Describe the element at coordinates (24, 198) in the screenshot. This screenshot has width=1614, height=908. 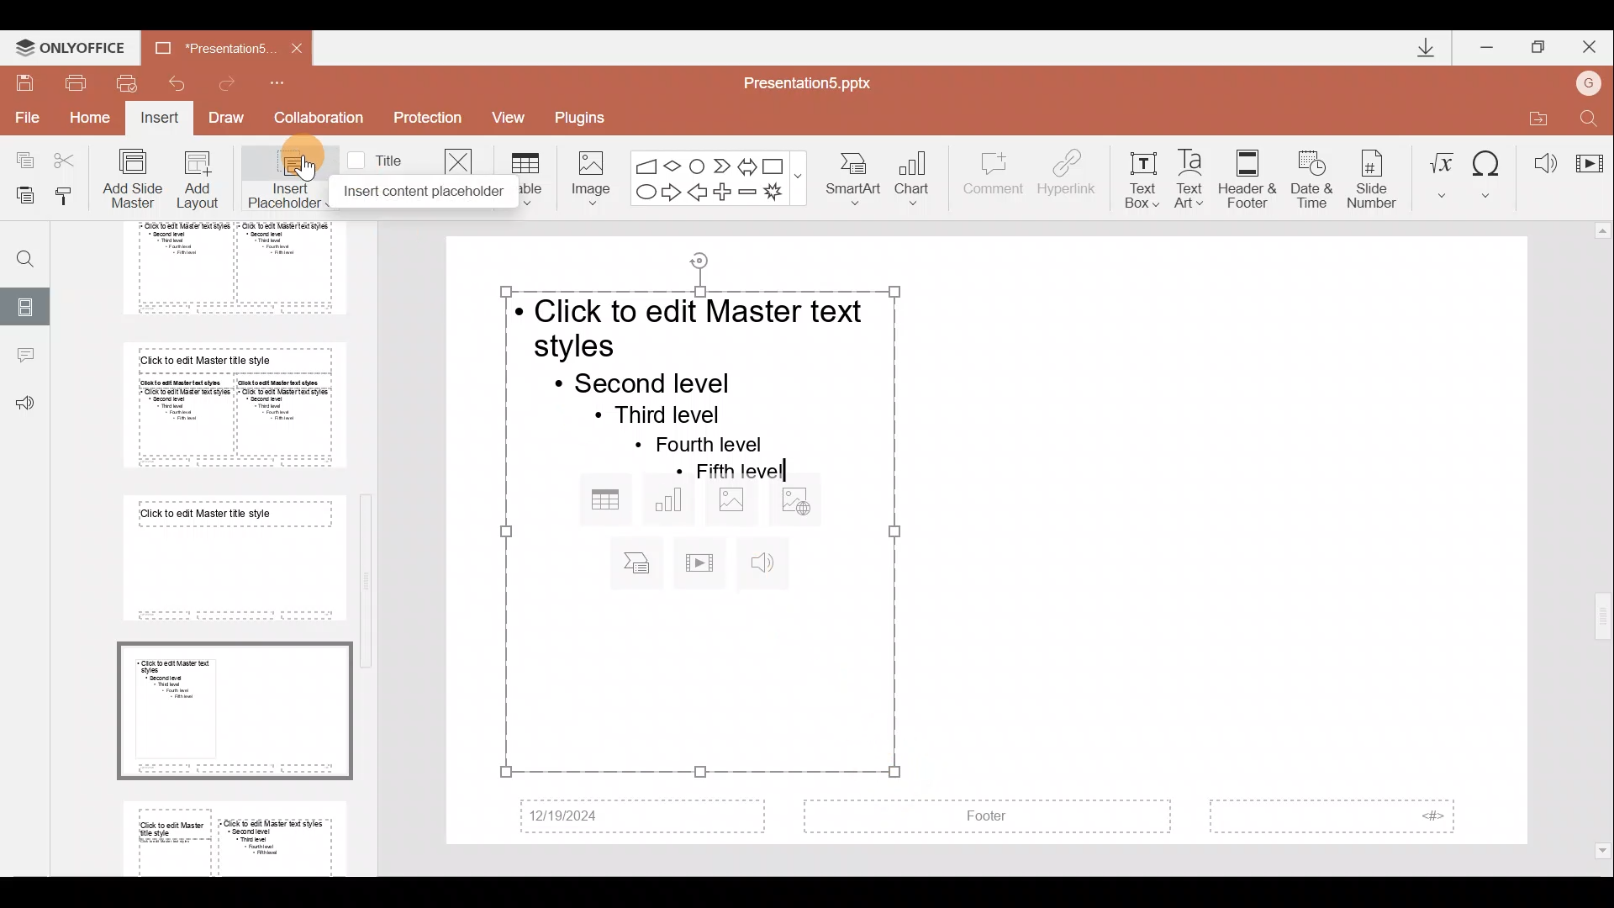
I see `Paste` at that location.